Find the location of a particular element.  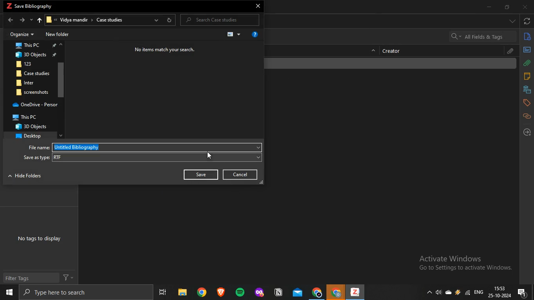

Organize + is located at coordinates (22, 34).